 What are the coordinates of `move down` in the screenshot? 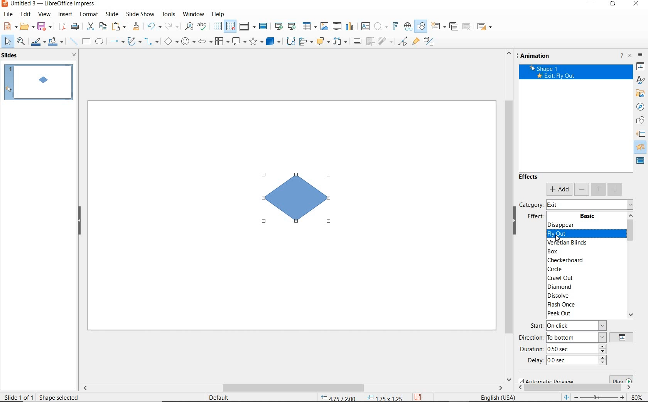 It's located at (616, 189).